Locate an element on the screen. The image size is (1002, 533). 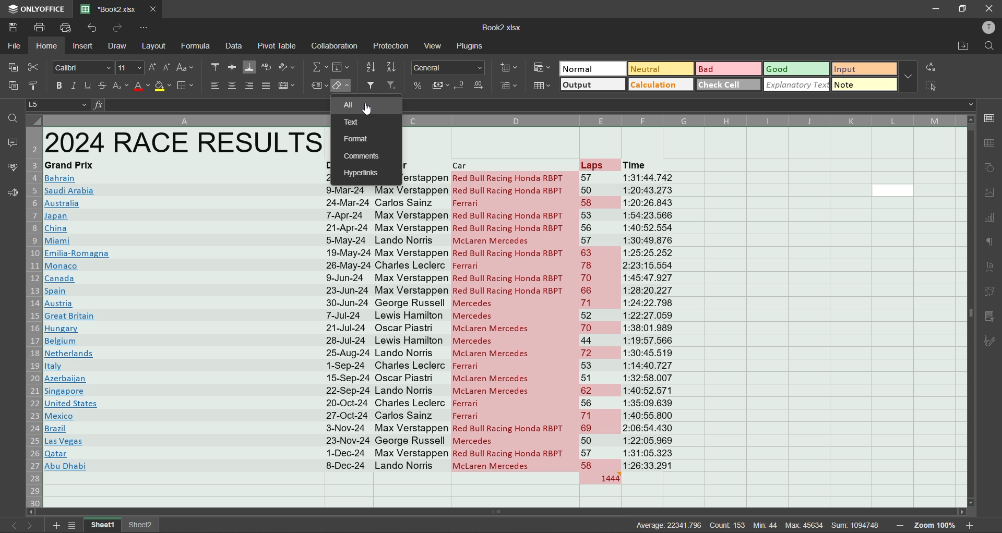
draw is located at coordinates (116, 46).